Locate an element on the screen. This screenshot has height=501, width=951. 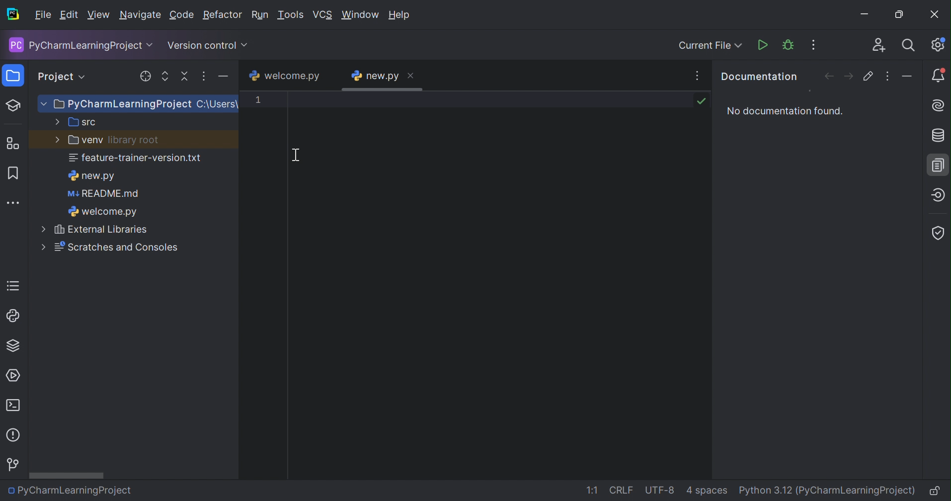
Search everywhere is located at coordinates (909, 47).